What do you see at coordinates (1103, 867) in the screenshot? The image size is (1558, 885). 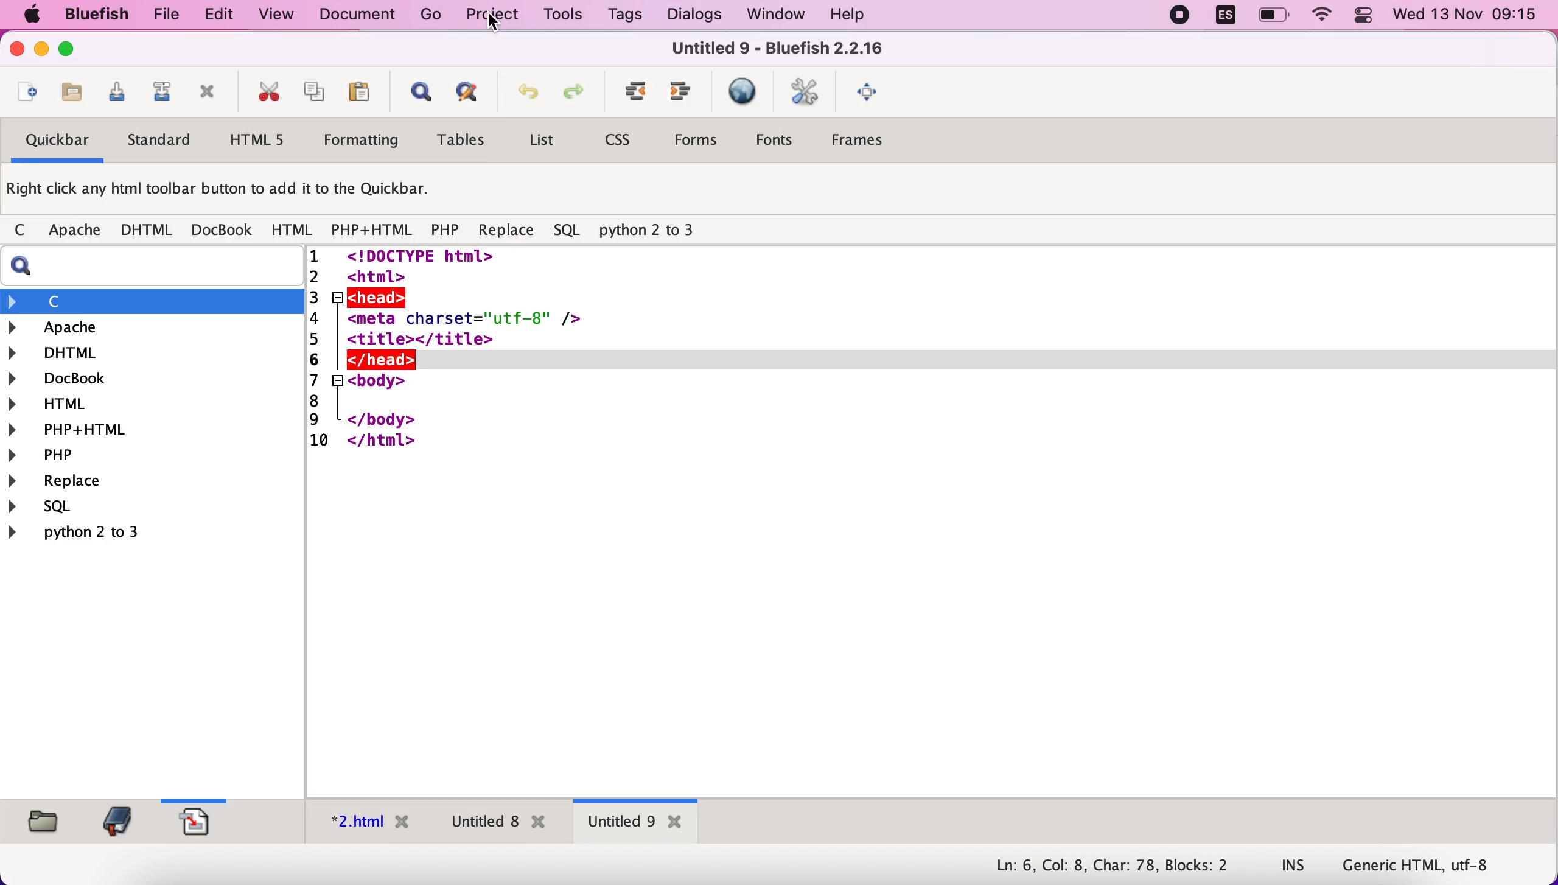 I see `lines, column, blocks` at bounding box center [1103, 867].